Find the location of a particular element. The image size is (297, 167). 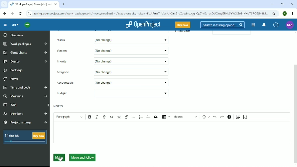

Close is located at coordinates (292, 4).